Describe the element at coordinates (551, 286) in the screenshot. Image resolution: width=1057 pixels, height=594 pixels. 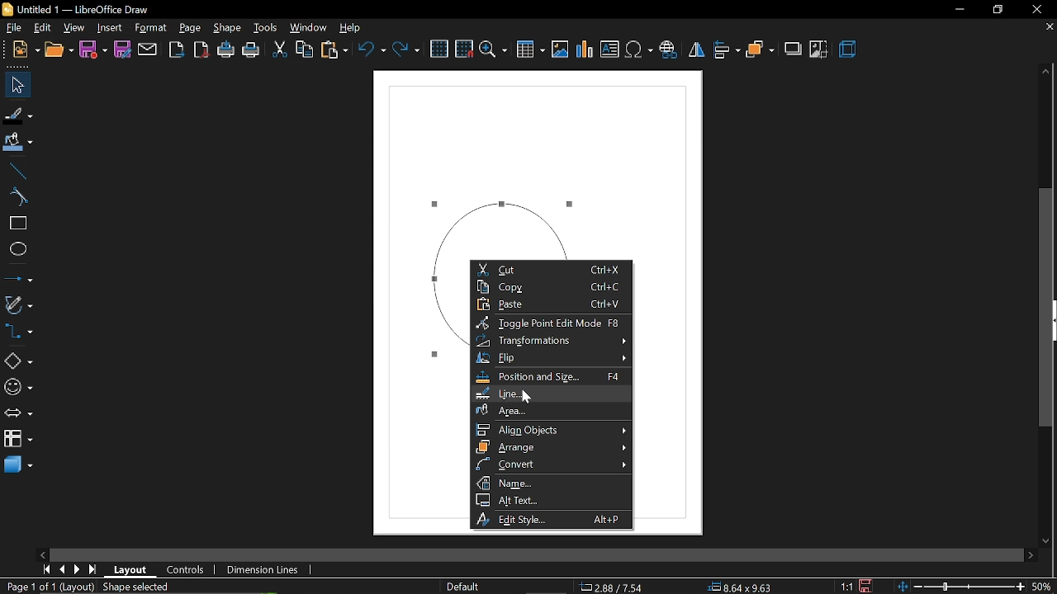
I see `copy` at that location.